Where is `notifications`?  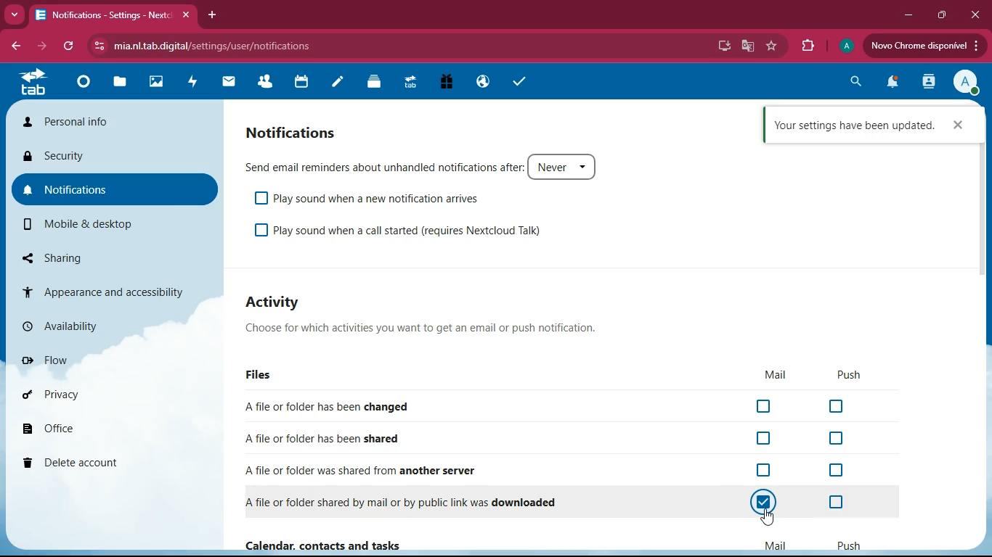
notifications is located at coordinates (297, 131).